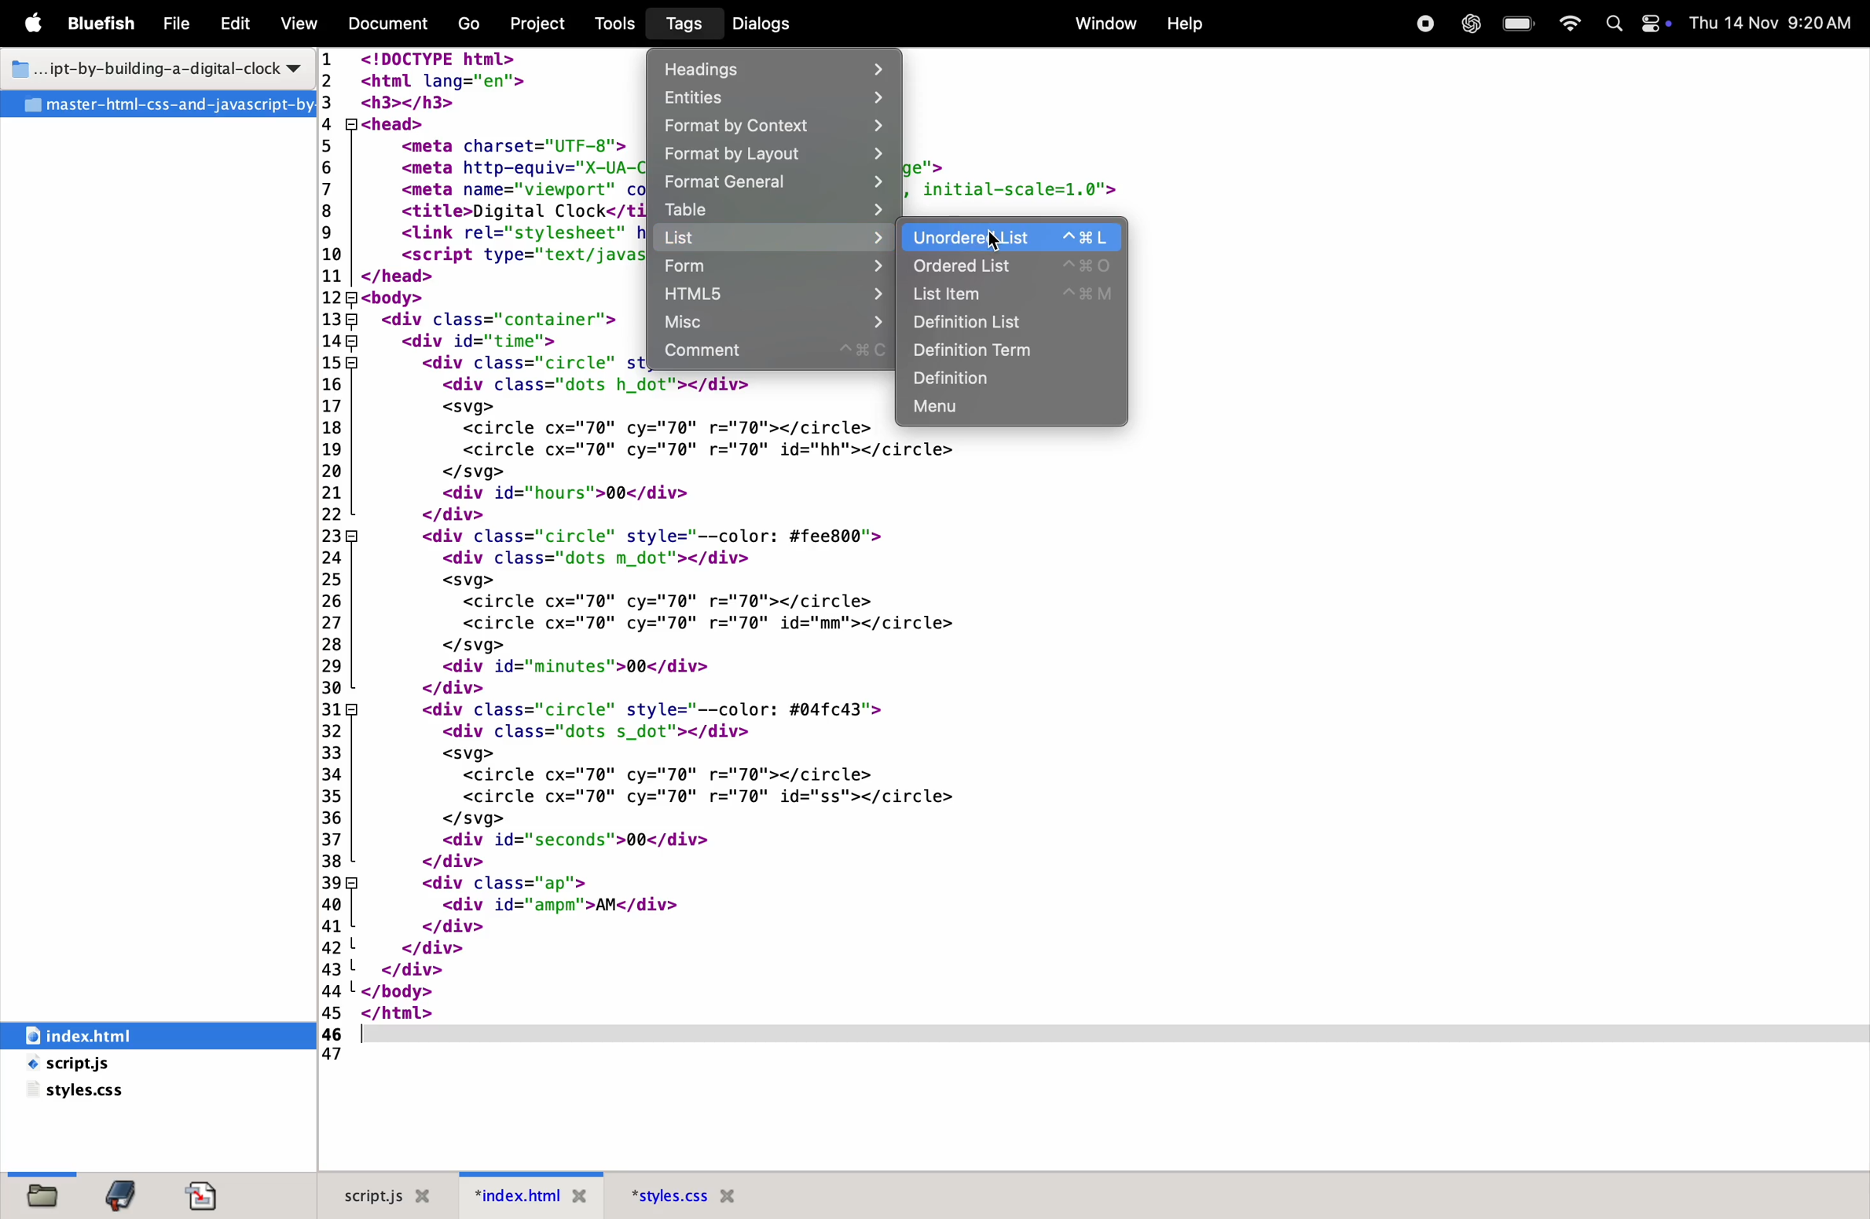 Image resolution: width=1870 pixels, height=1219 pixels. What do you see at coordinates (775, 209) in the screenshot?
I see `table` at bounding box center [775, 209].